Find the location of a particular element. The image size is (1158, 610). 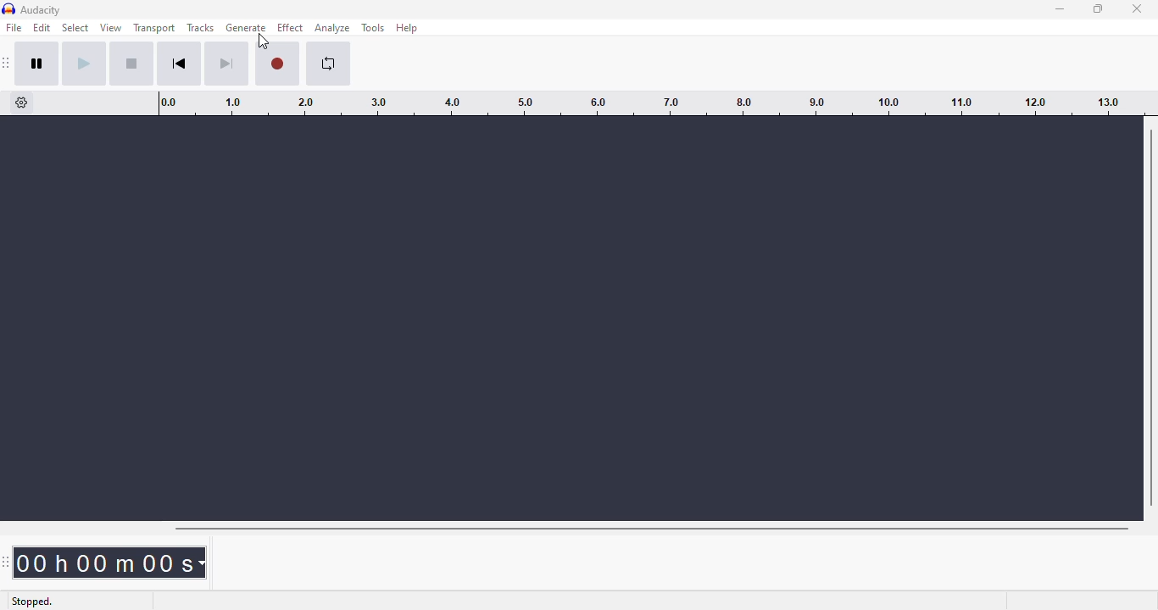

vertical scroll bar is located at coordinates (1151, 314).